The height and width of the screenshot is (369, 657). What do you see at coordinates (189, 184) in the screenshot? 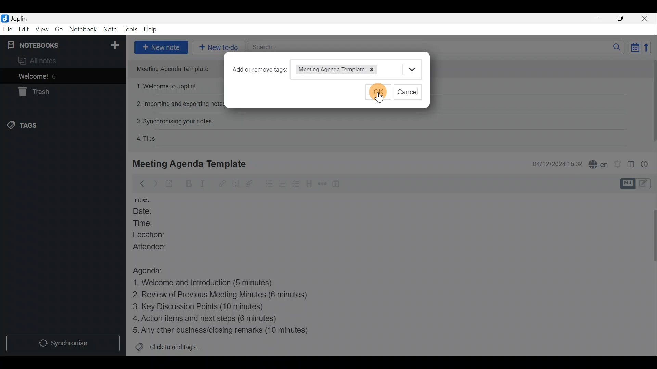
I see `Bold` at bounding box center [189, 184].